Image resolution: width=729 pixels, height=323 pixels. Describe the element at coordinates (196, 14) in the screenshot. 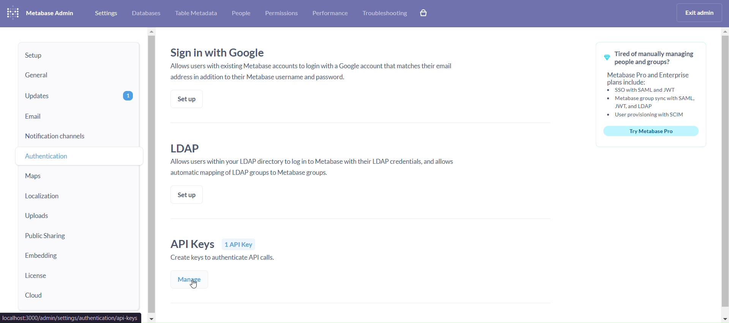

I see `table metabase` at that location.